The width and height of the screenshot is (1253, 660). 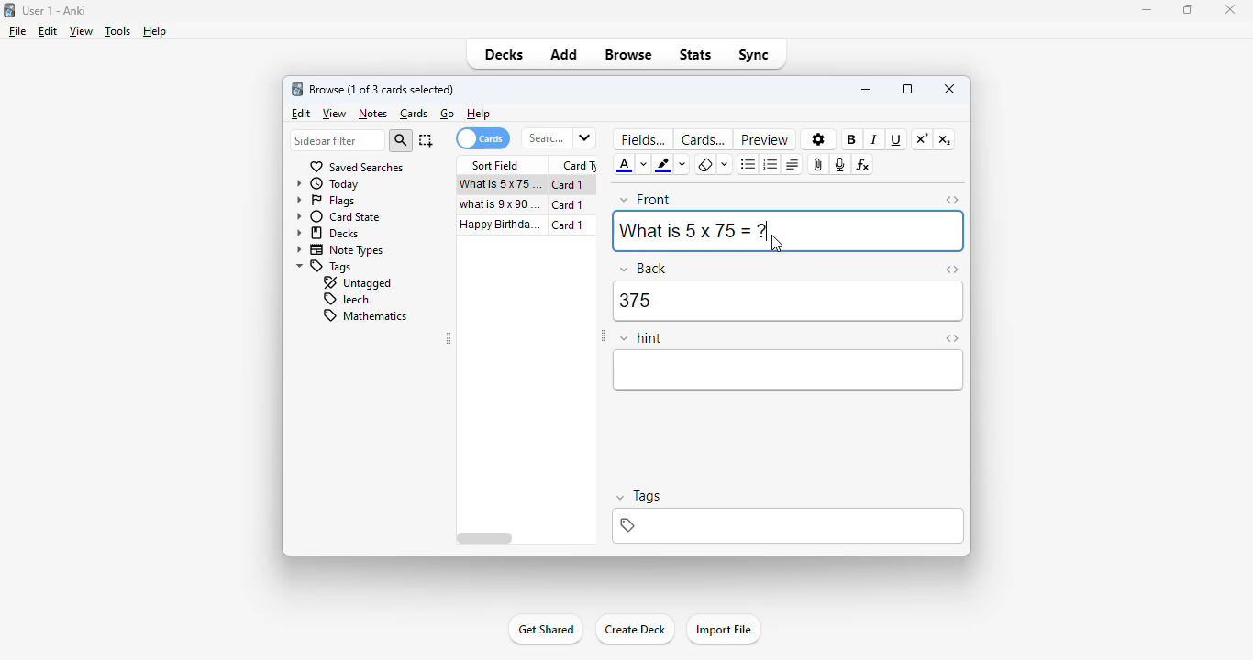 What do you see at coordinates (793, 165) in the screenshot?
I see `alignment` at bounding box center [793, 165].